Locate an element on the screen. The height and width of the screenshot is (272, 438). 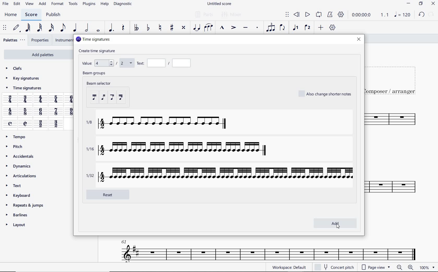
CUSTOMIZE TOOLBAR is located at coordinates (332, 27).